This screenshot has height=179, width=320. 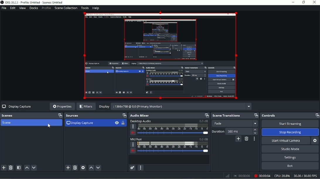 What do you see at coordinates (173, 145) in the screenshot?
I see `Scale` at bounding box center [173, 145].